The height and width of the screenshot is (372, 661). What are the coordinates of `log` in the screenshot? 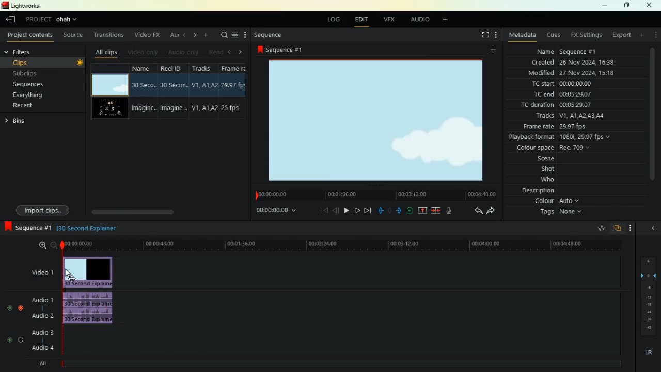 It's located at (335, 20).